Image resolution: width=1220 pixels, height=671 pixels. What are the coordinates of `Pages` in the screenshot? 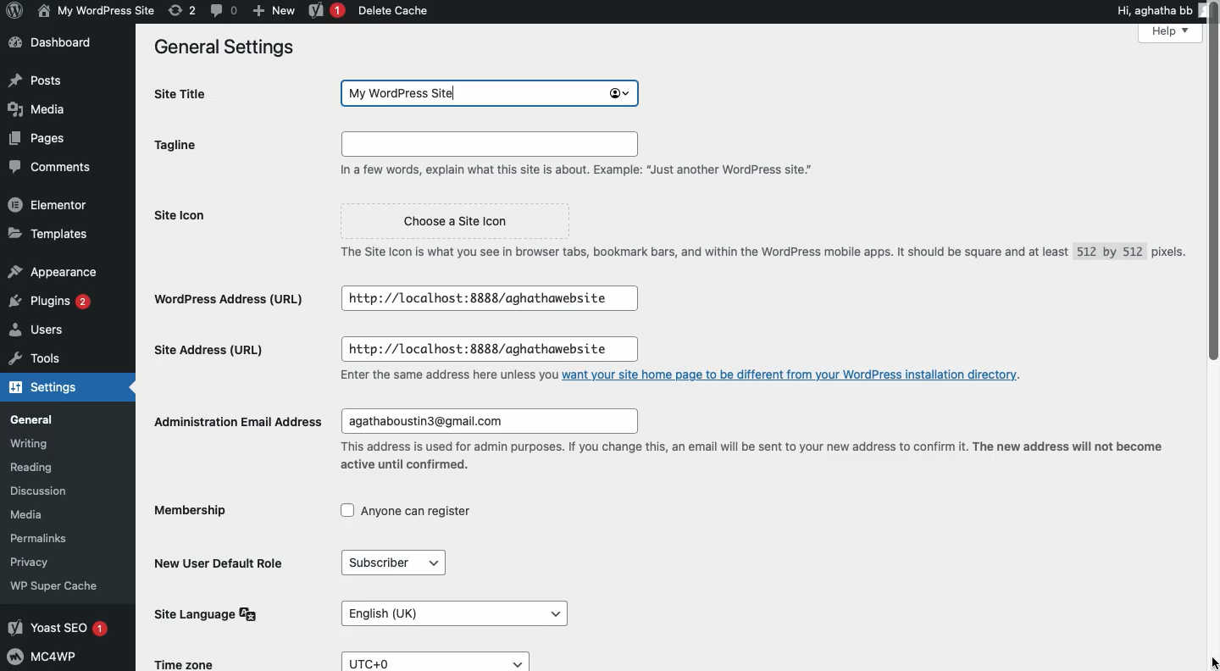 It's located at (39, 138).